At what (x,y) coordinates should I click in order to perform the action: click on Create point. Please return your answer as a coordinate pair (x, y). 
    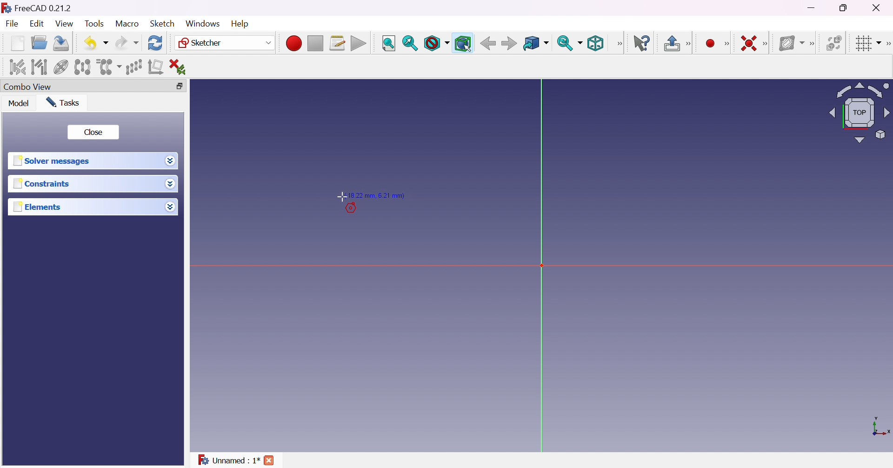
    Looking at the image, I should click on (711, 44).